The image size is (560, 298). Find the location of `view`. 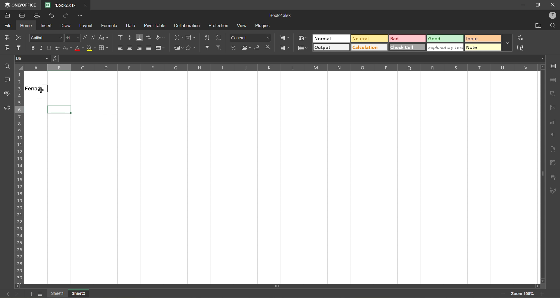

view is located at coordinates (243, 26).